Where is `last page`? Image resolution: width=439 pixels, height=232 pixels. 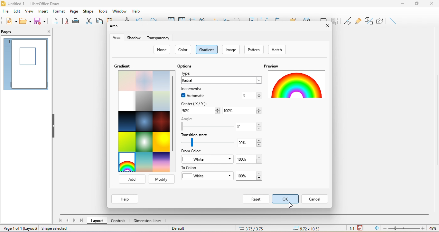 last page is located at coordinates (82, 221).